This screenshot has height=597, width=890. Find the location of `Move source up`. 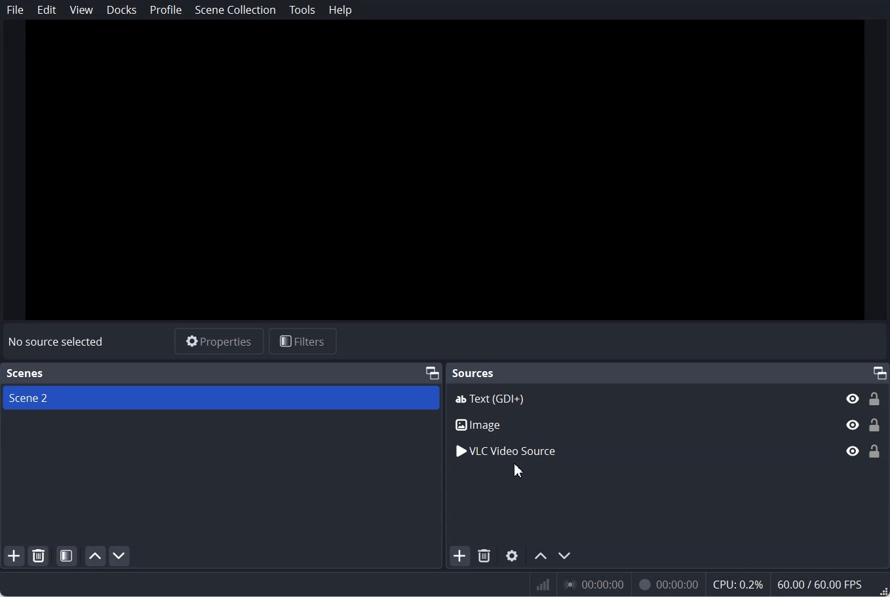

Move source up is located at coordinates (541, 554).